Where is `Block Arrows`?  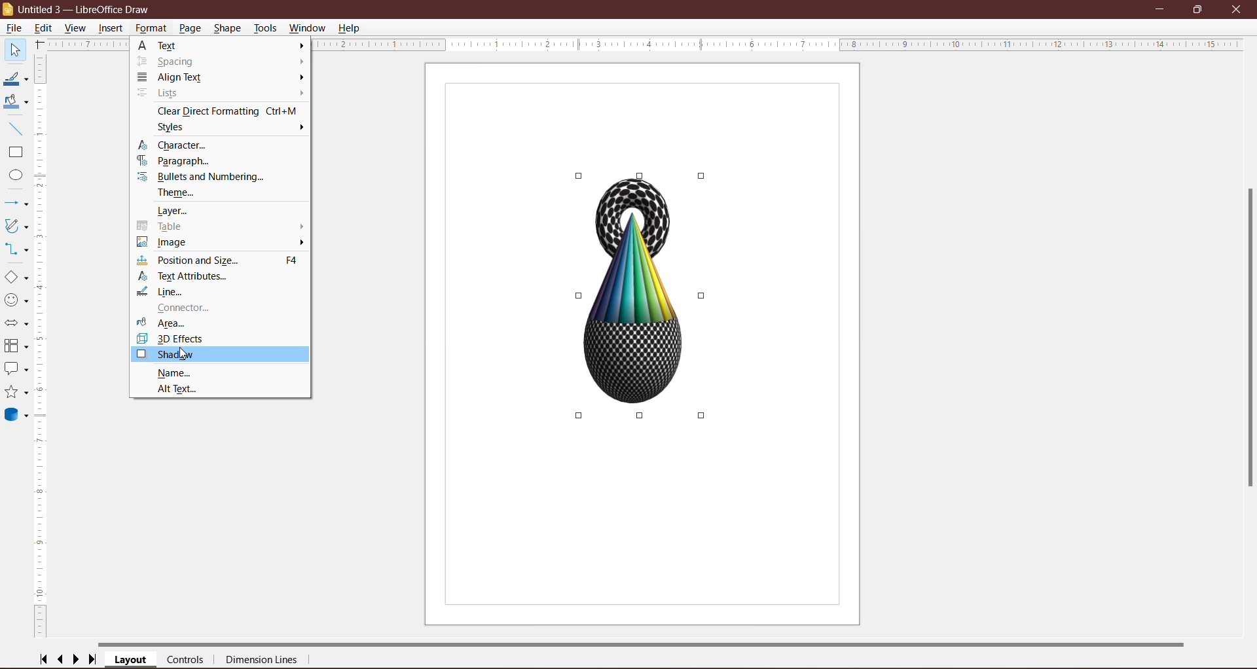
Block Arrows is located at coordinates (16, 323).